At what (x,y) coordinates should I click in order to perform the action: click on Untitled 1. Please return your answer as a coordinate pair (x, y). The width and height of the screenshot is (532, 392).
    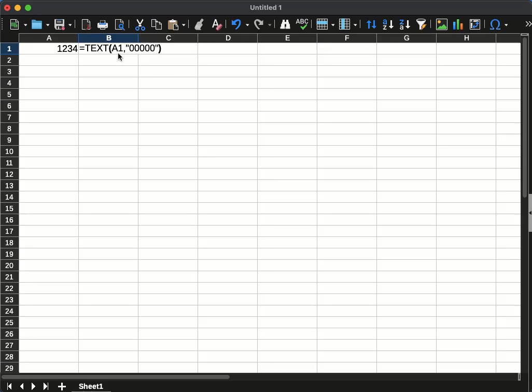
    Looking at the image, I should click on (267, 8).